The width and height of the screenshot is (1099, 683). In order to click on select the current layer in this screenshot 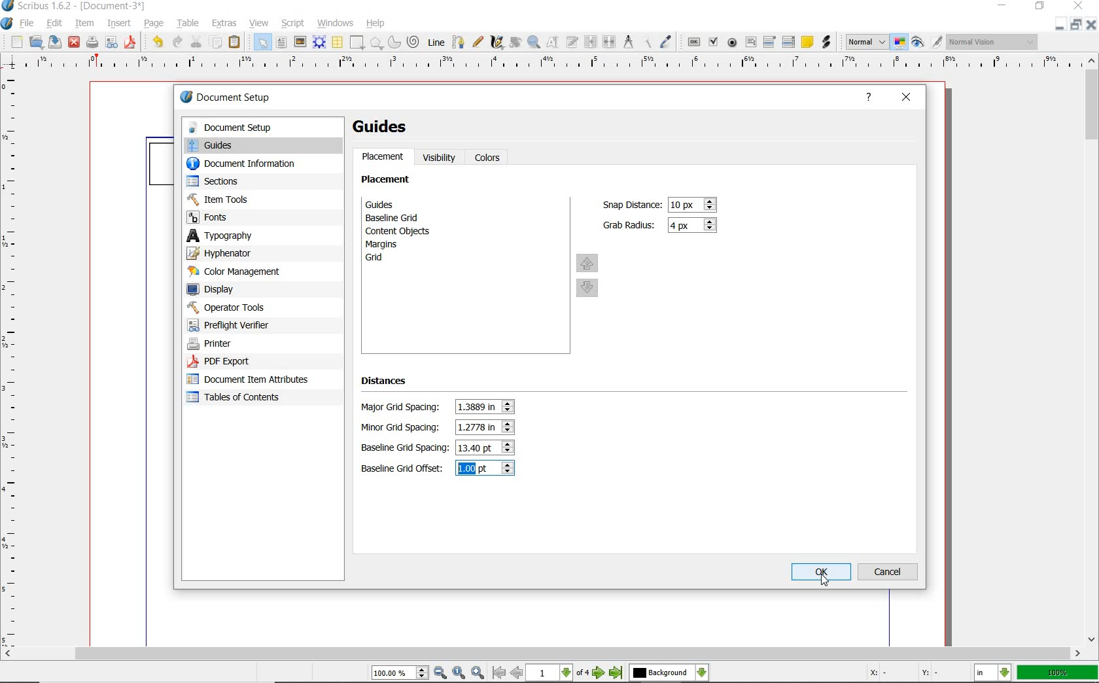, I will do `click(669, 673)`.